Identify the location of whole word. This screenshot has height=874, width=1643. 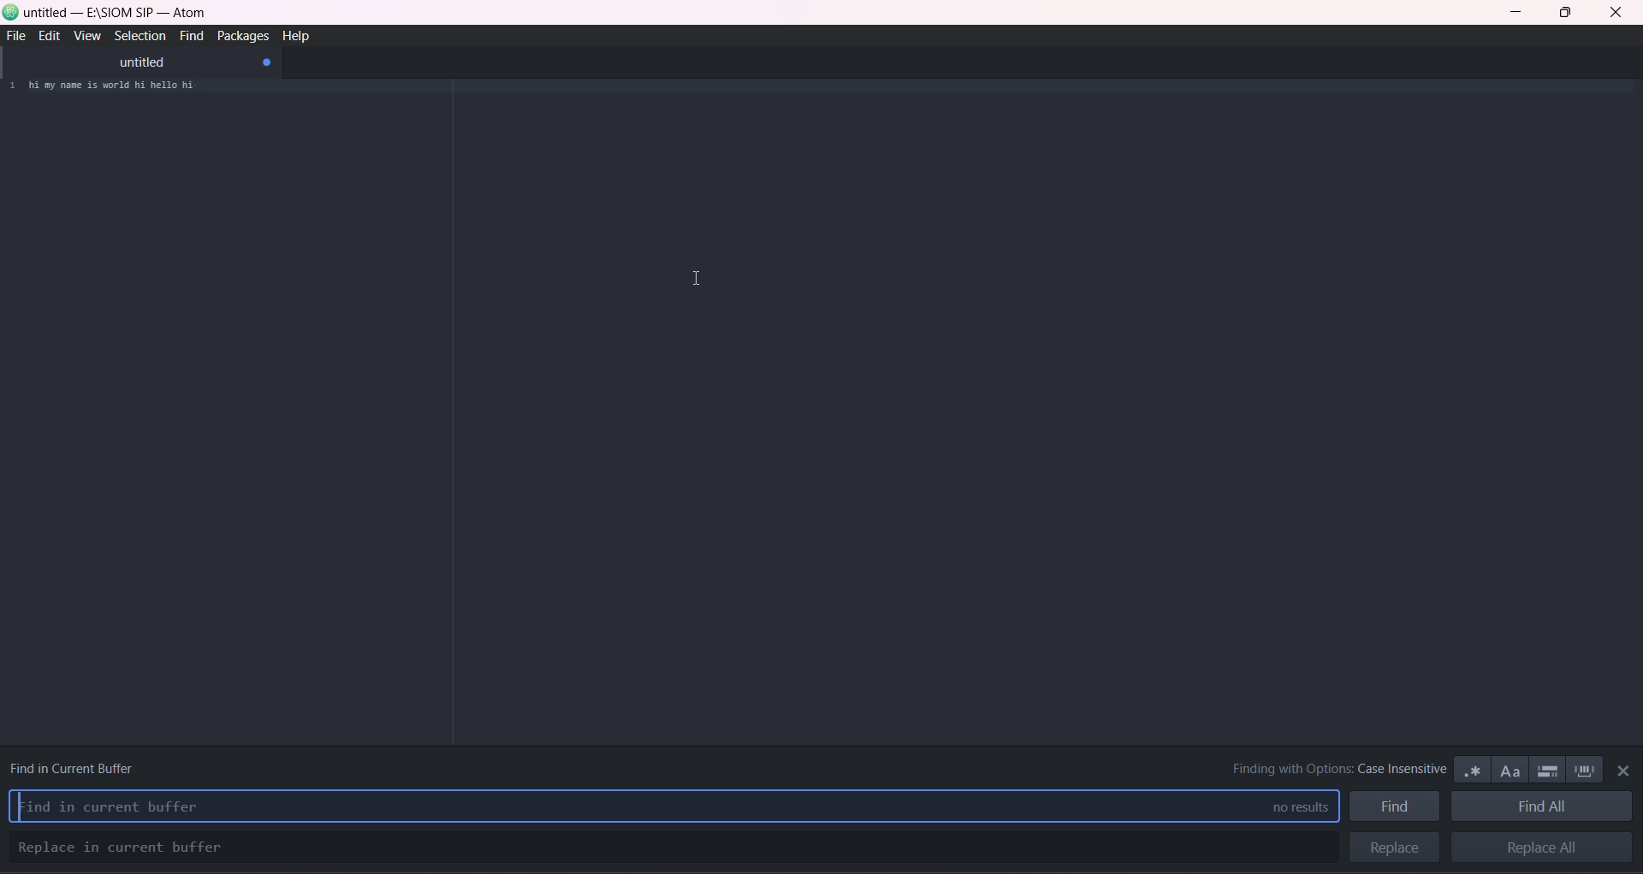
(1584, 769).